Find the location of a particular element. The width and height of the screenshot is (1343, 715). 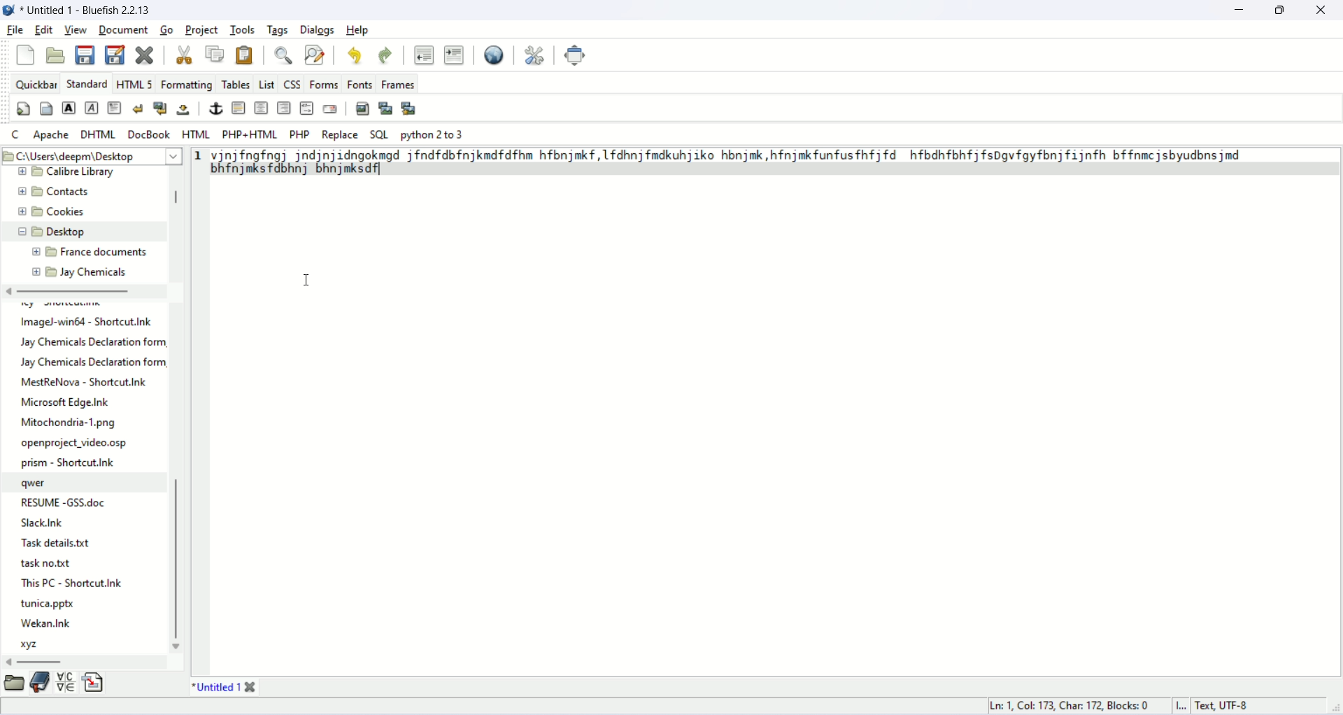

minimize is located at coordinates (1239, 10).